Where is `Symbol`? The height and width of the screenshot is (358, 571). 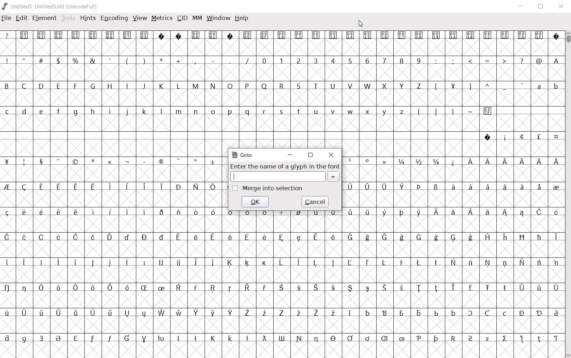
Symbol is located at coordinates (24, 262).